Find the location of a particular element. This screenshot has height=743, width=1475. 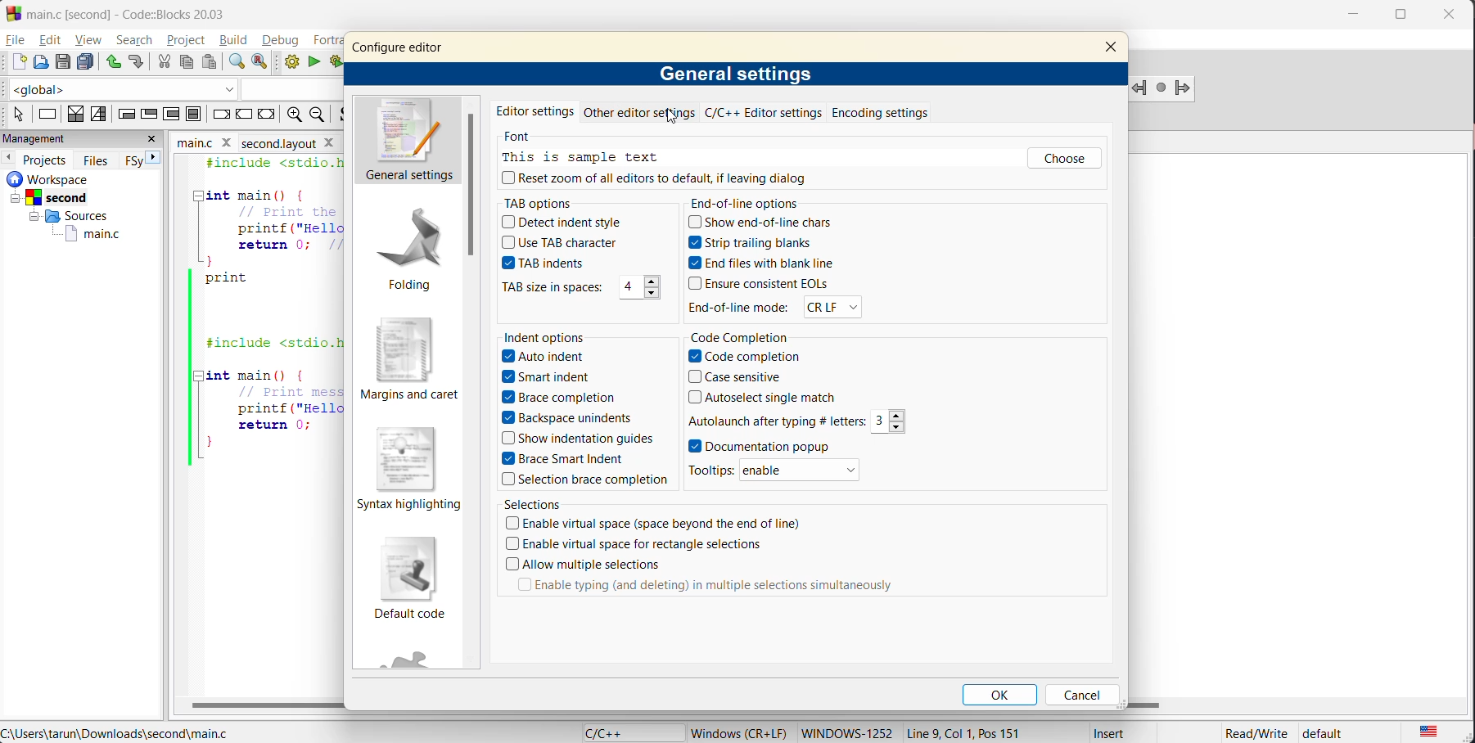

files is located at coordinates (99, 160).